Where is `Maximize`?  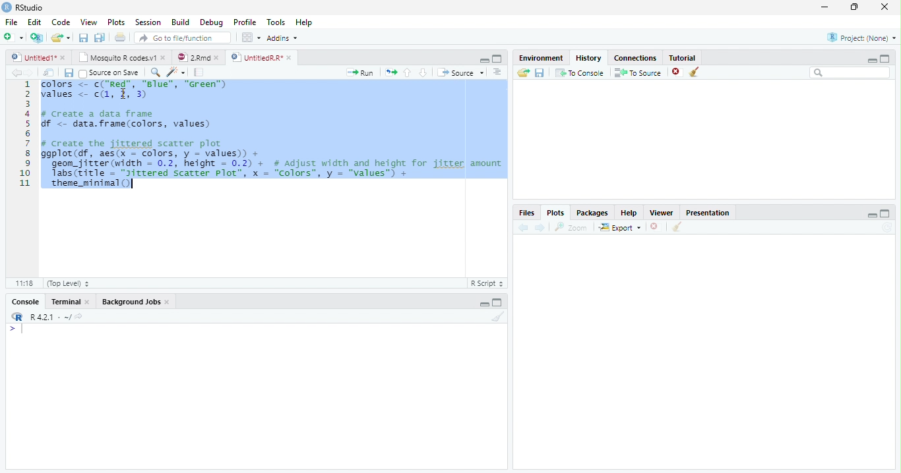 Maximize is located at coordinates (885, 59).